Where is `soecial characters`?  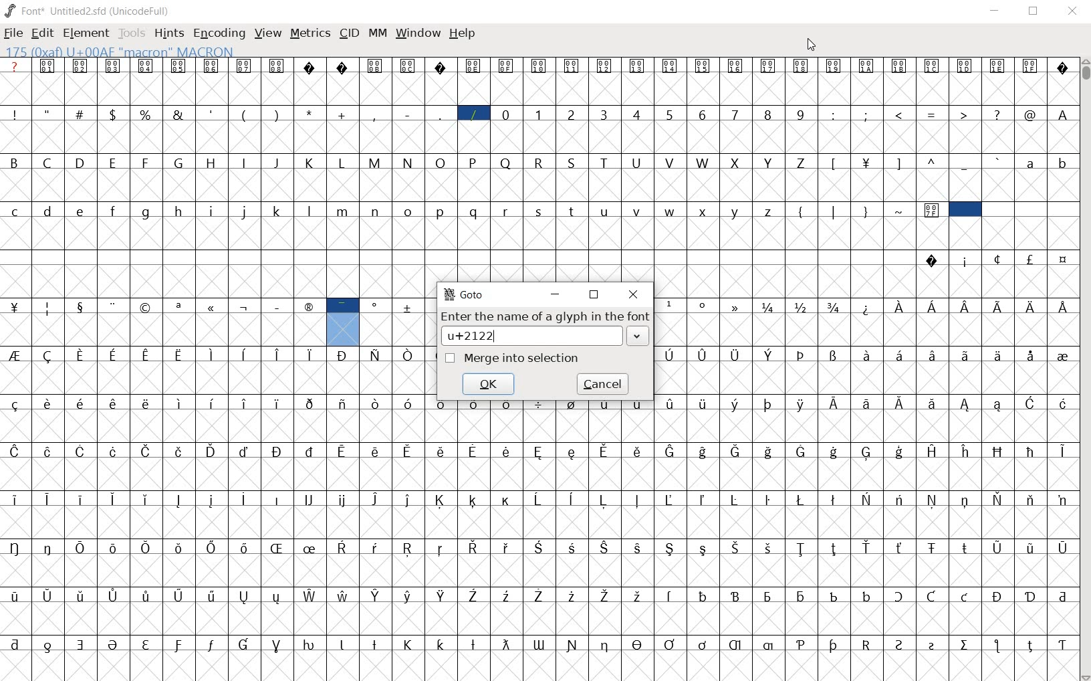 soecial characters is located at coordinates (243, 130).